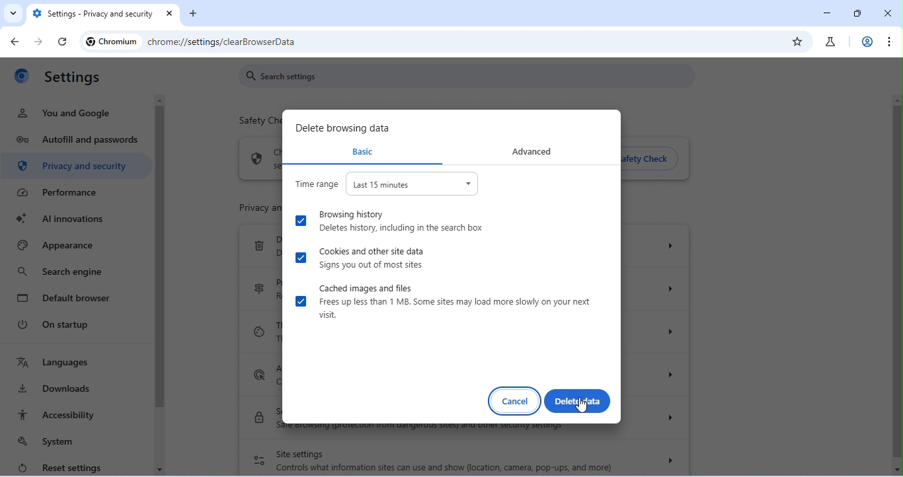  I want to click on maximize, so click(858, 13).